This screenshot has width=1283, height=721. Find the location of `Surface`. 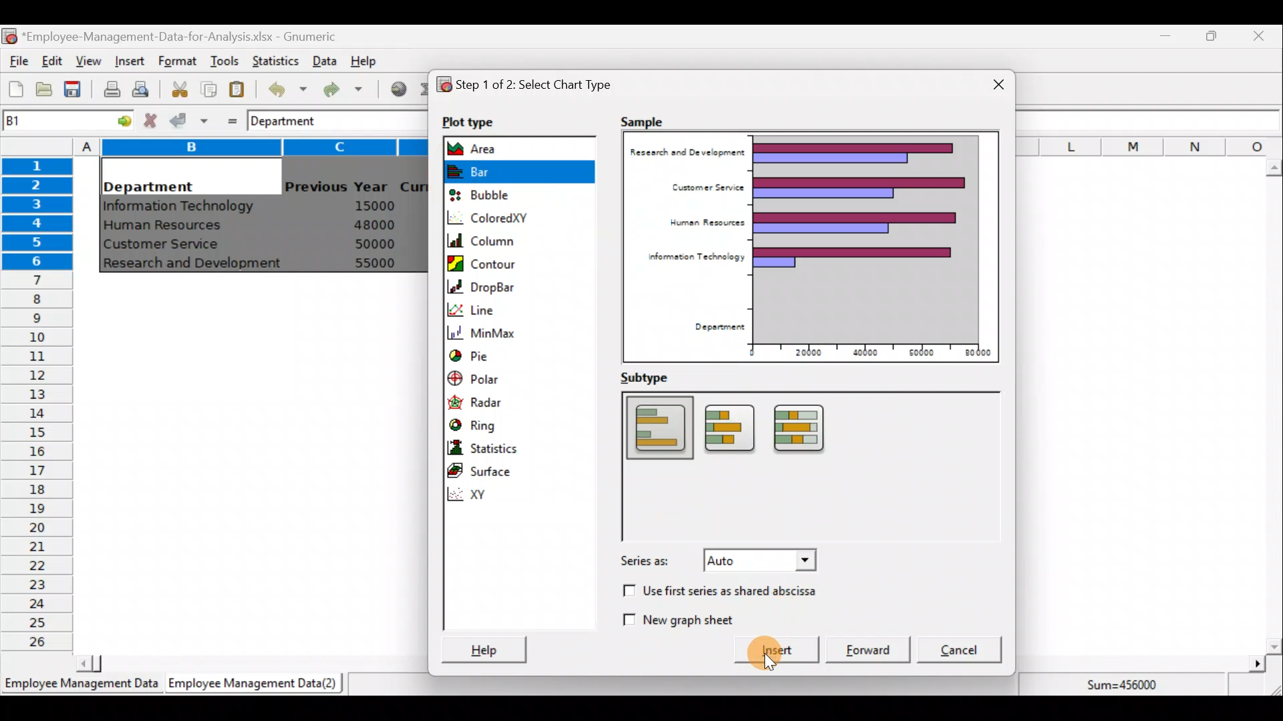

Surface is located at coordinates (494, 469).